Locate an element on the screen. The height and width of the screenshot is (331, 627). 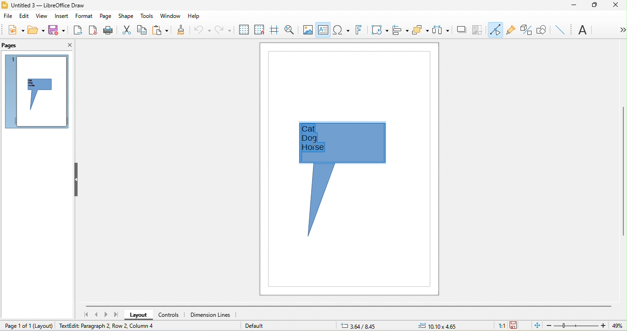
copy is located at coordinates (142, 30).